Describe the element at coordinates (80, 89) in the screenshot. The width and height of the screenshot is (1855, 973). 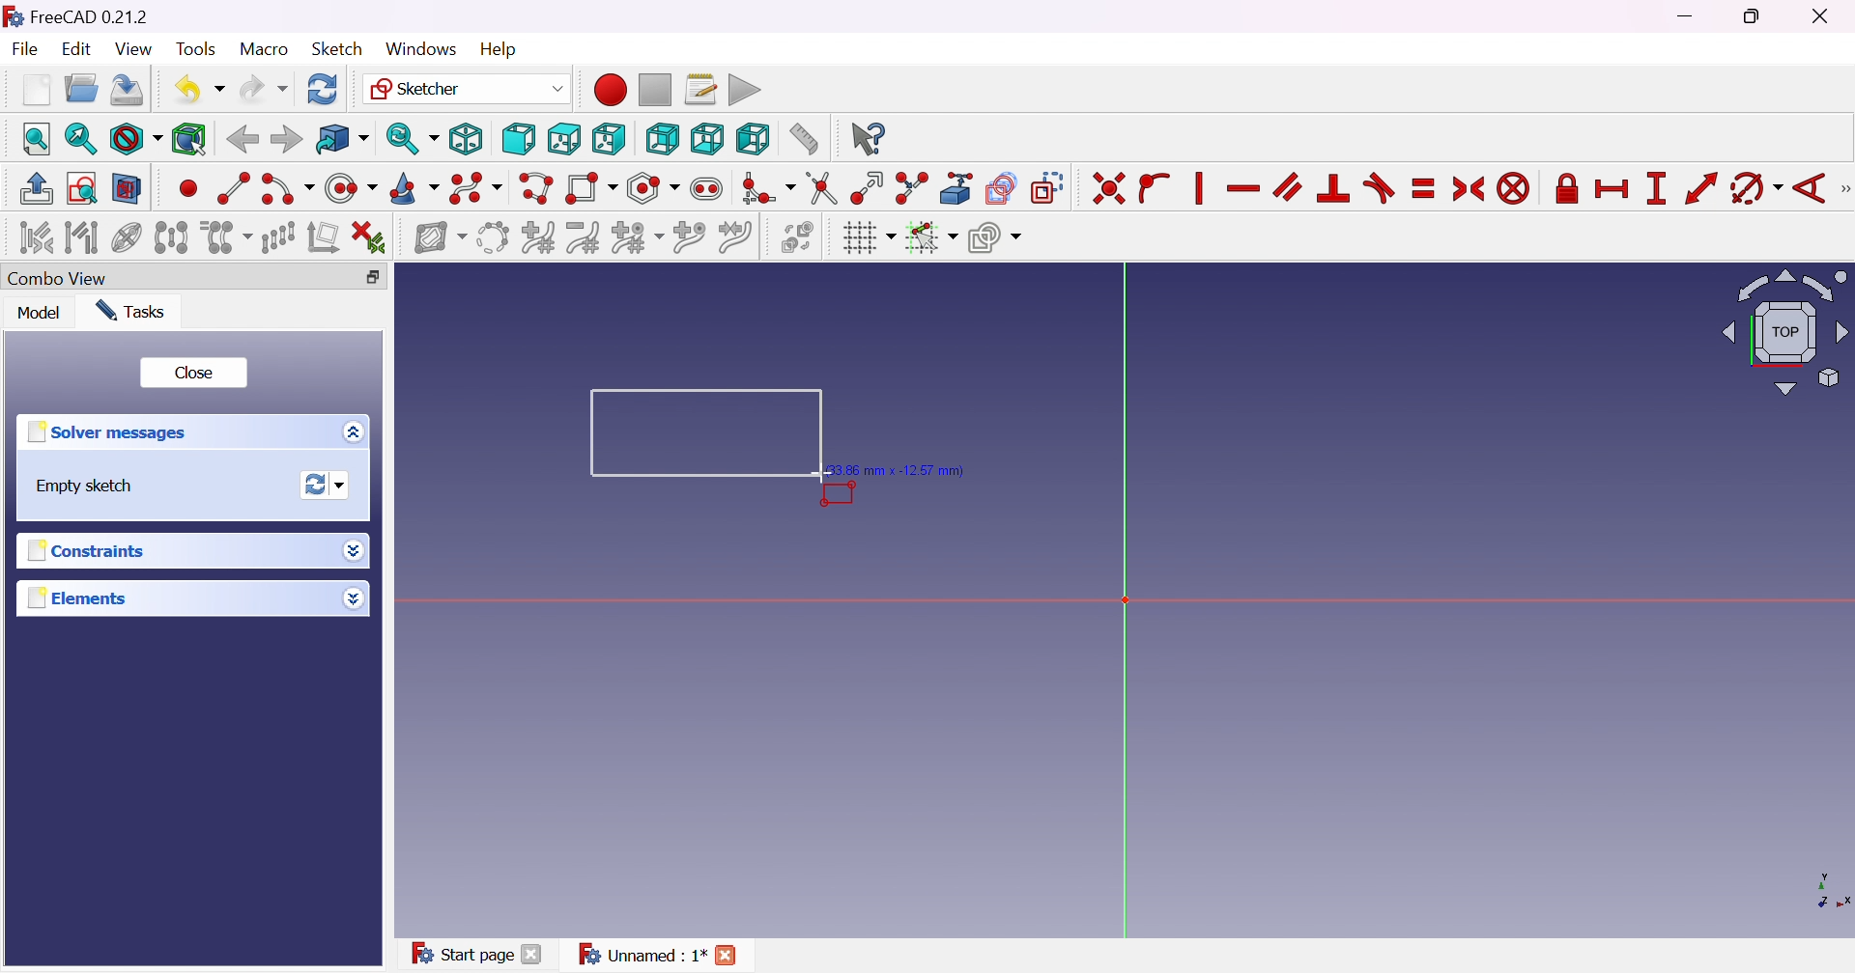
I see `Open` at that location.